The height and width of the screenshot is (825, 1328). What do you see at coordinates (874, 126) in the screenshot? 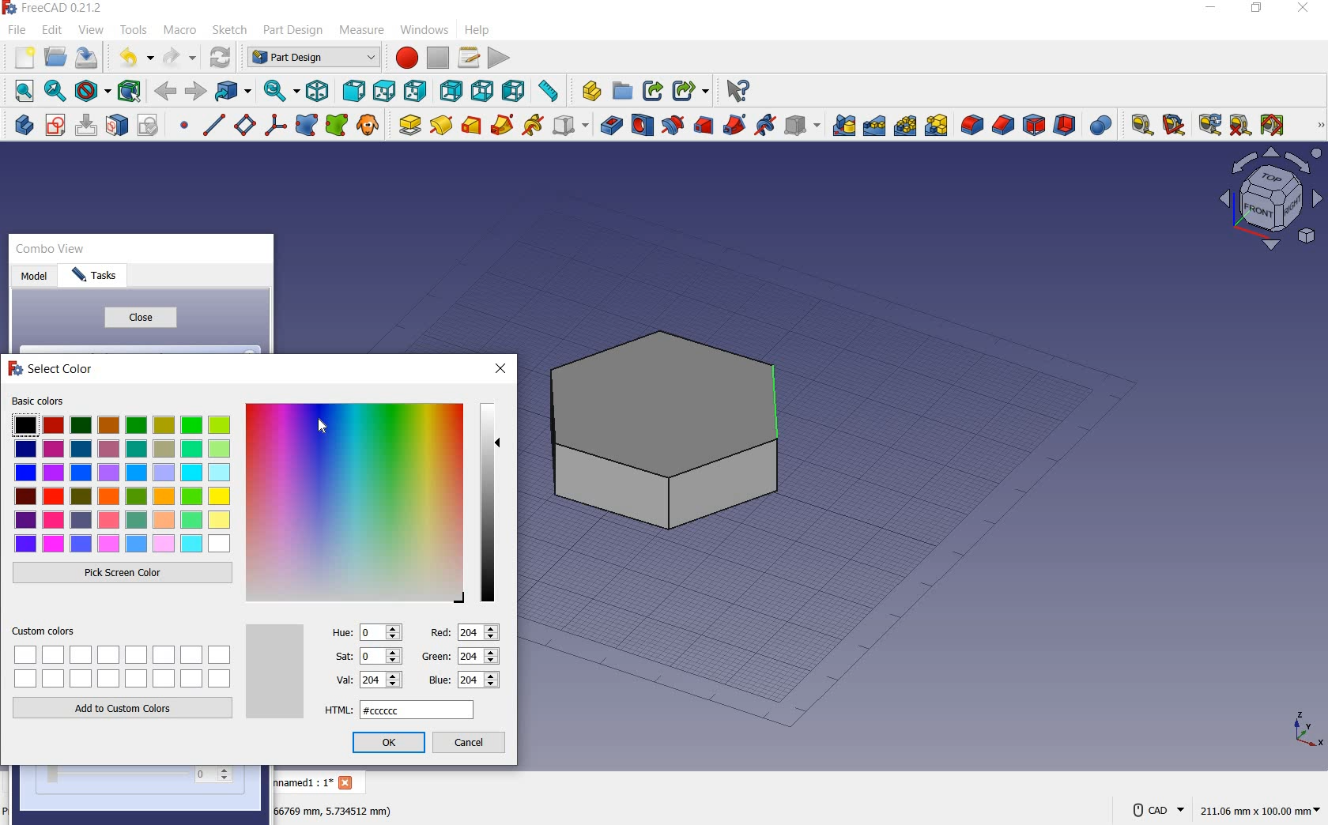
I see `linearpattern` at bounding box center [874, 126].